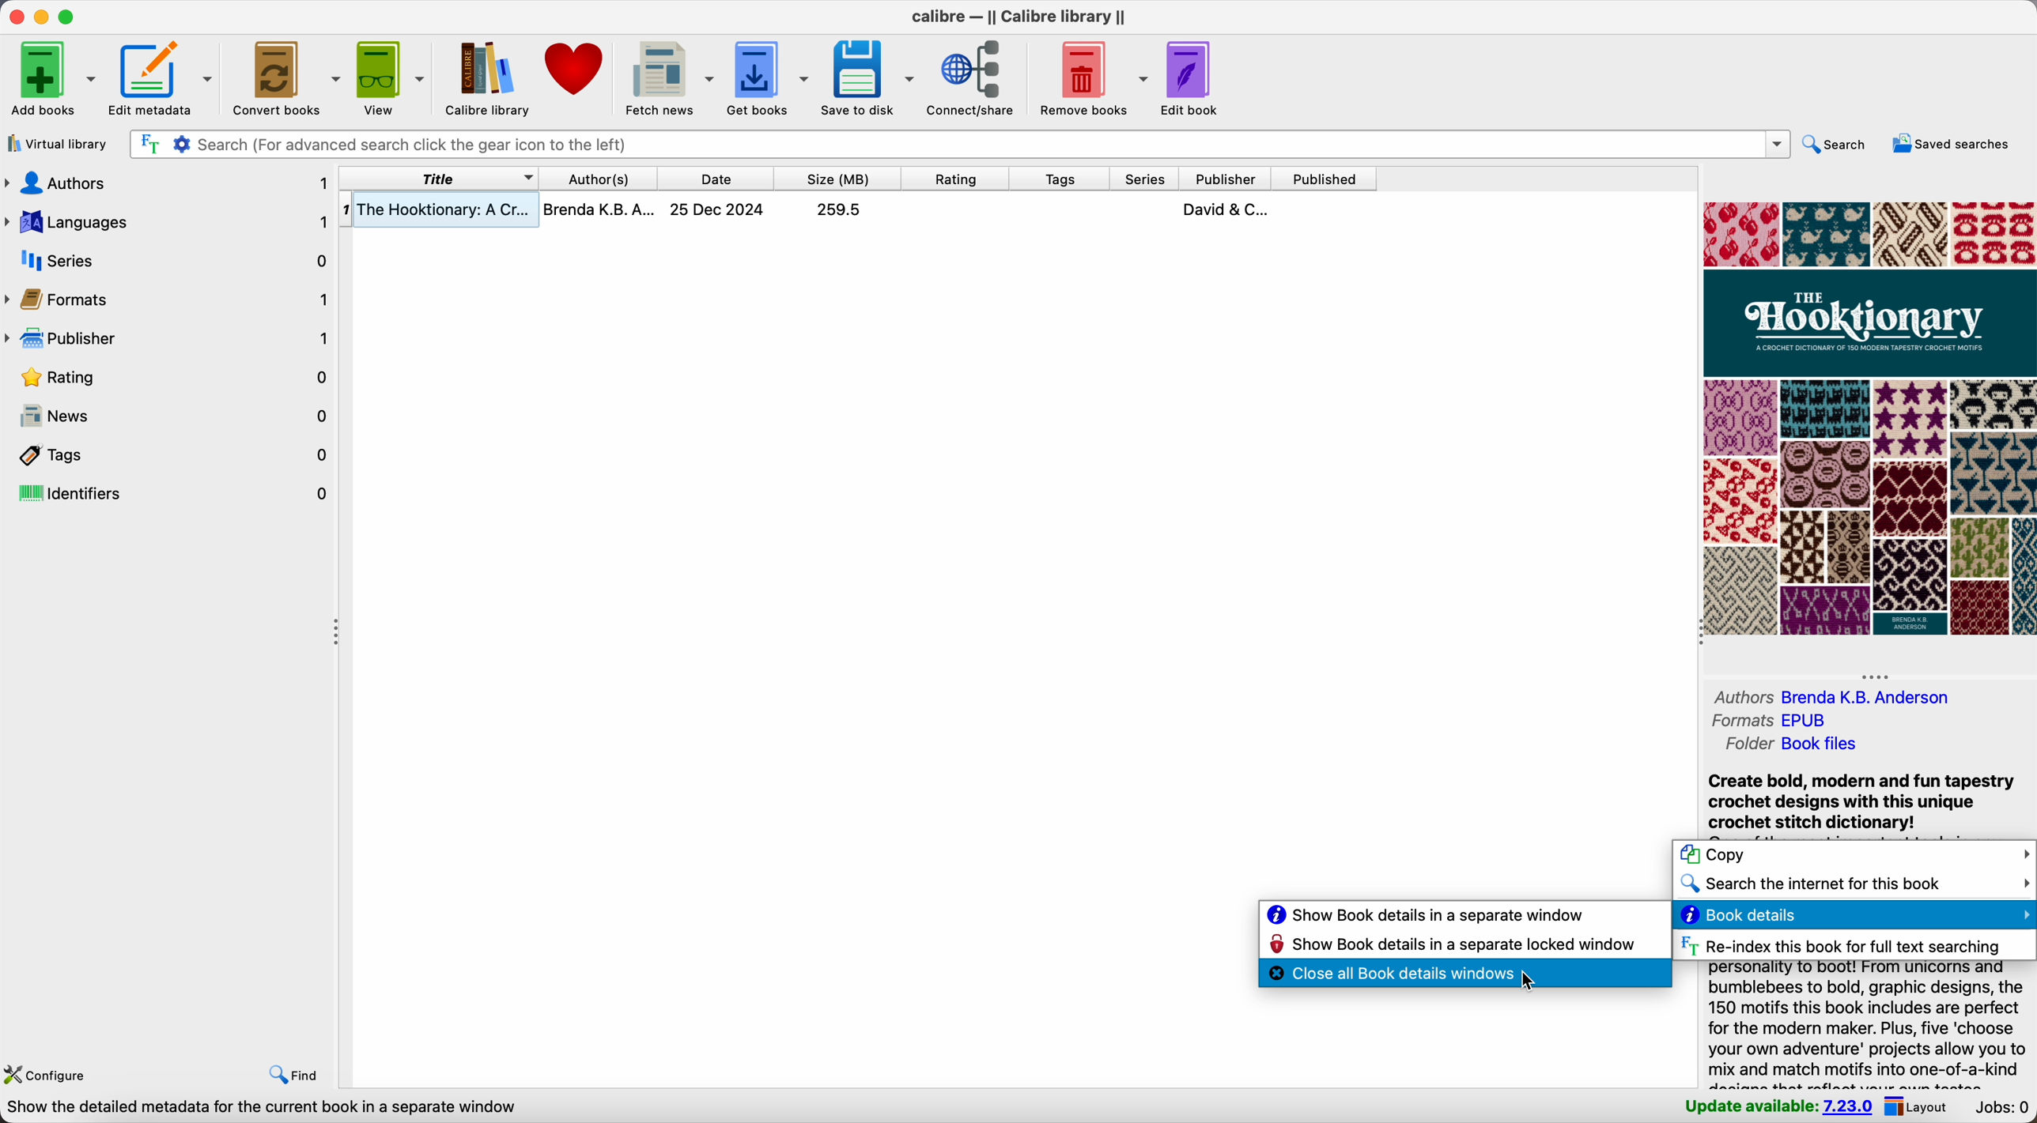  Describe the element at coordinates (171, 417) in the screenshot. I see `news` at that location.